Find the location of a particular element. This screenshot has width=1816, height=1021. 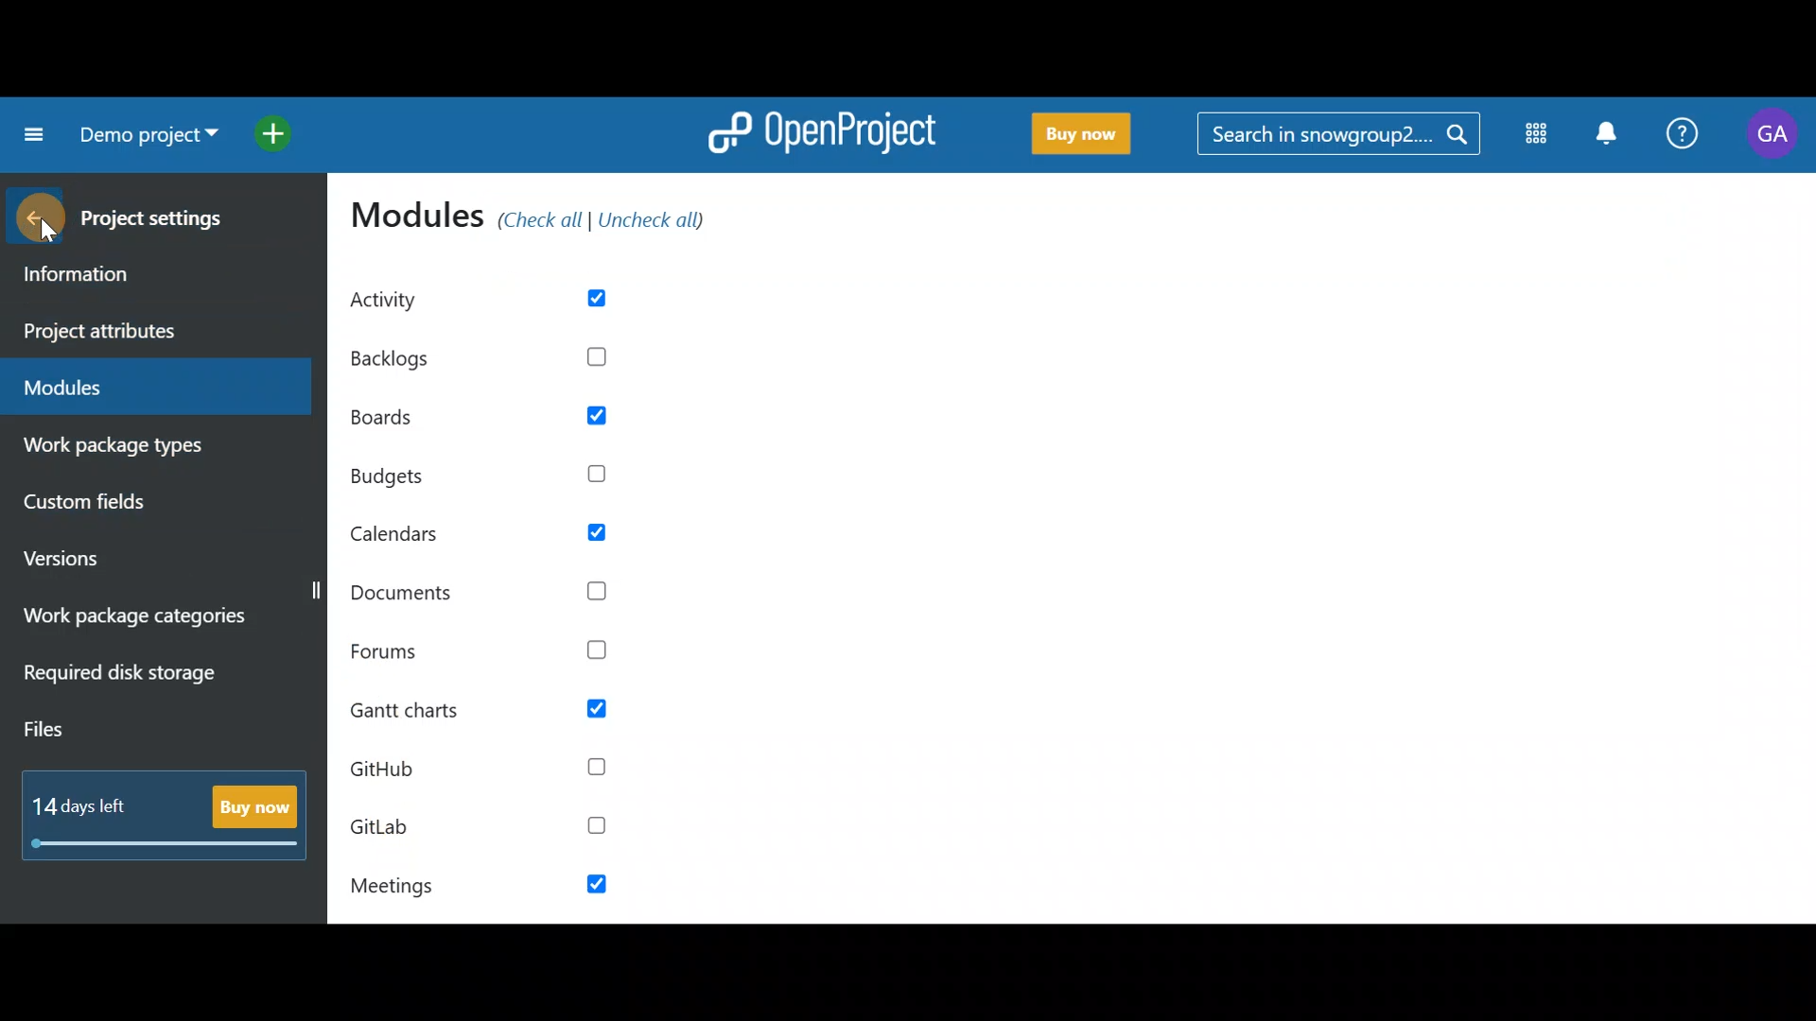

Required disk storage is located at coordinates (140, 684).